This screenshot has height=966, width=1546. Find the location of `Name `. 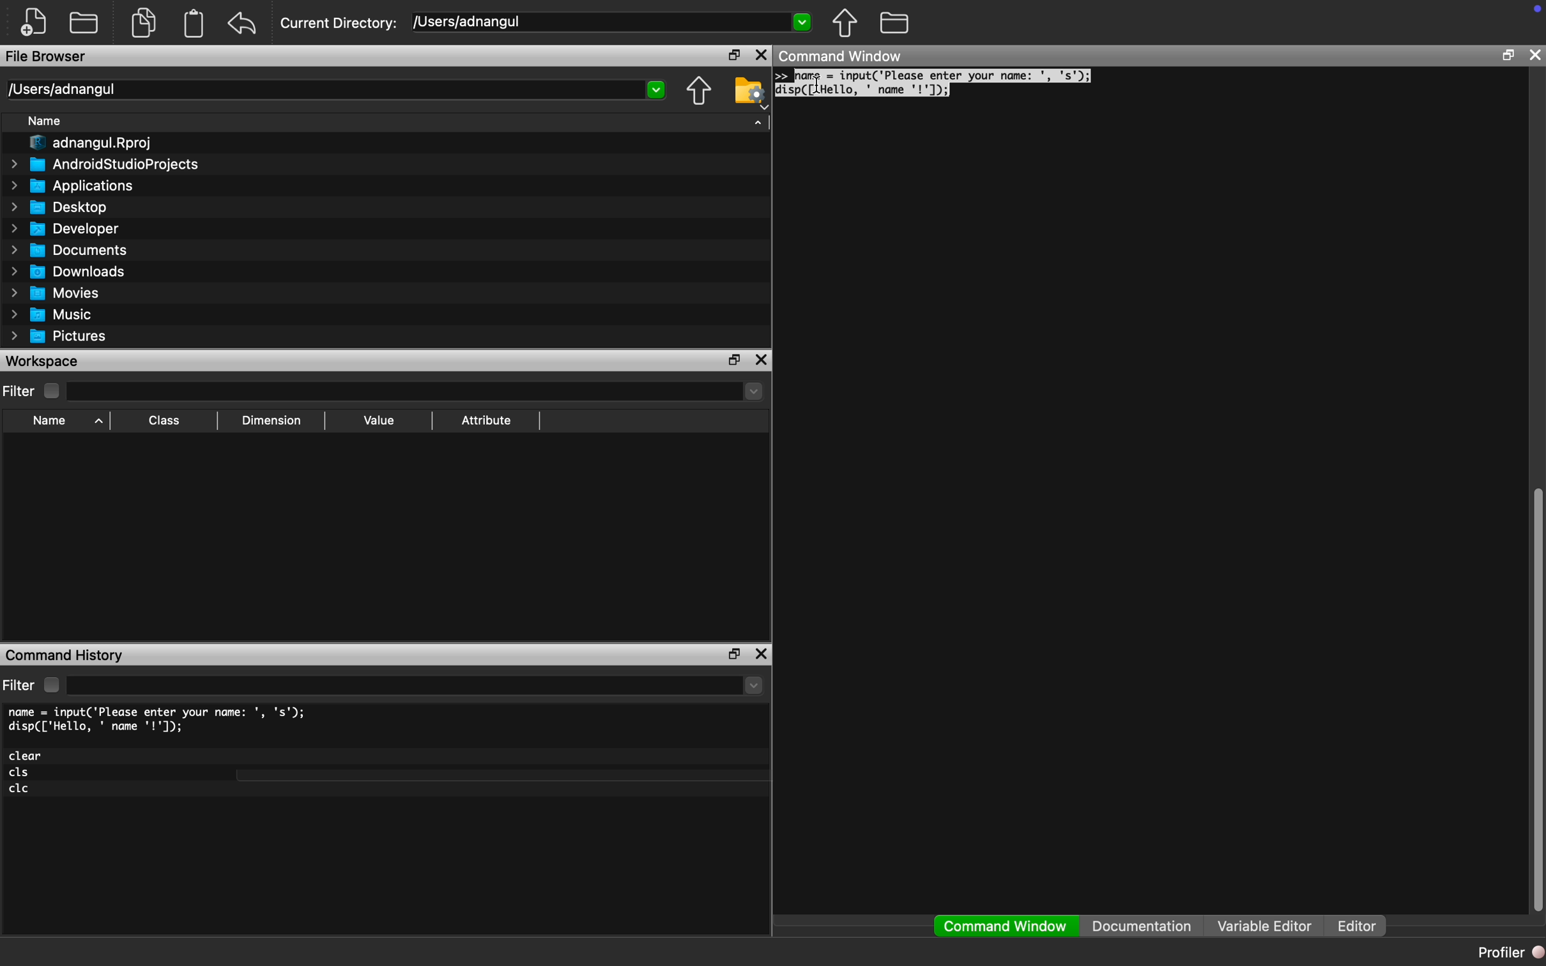

Name  is located at coordinates (65, 422).